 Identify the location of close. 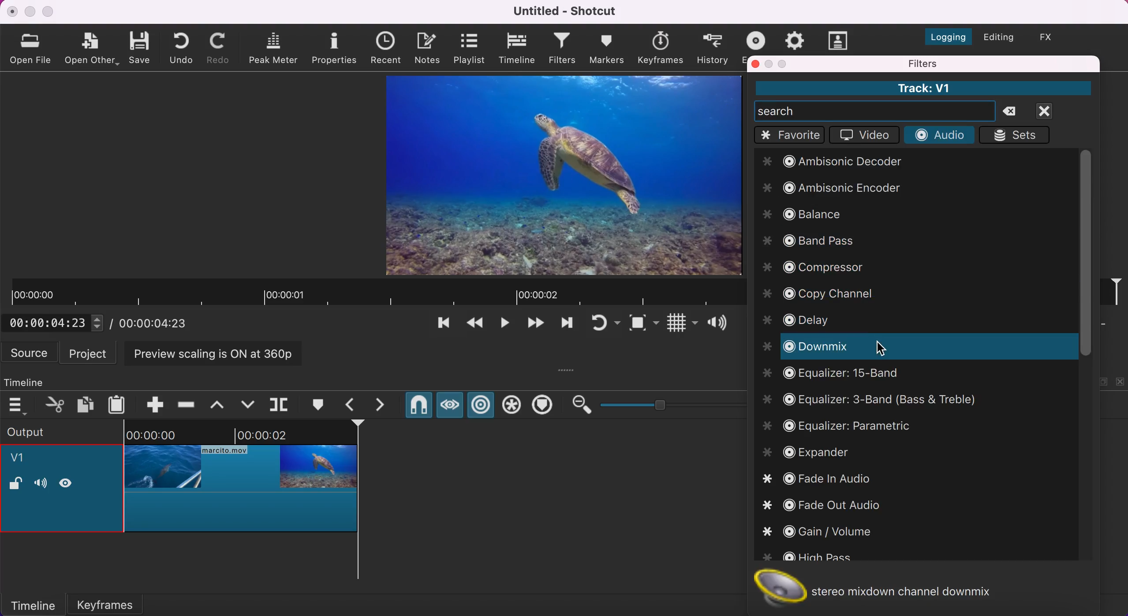
(756, 63).